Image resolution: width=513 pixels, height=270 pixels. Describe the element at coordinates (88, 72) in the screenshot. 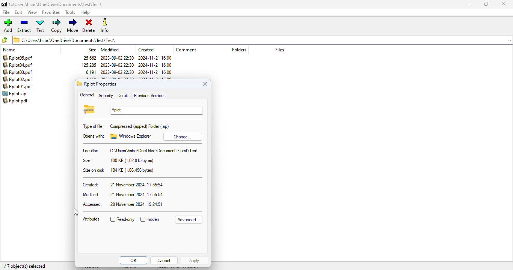

I see `Rplot03.pdf 6191 2023-09-02 22:30 2024-11-21 16:00` at that location.